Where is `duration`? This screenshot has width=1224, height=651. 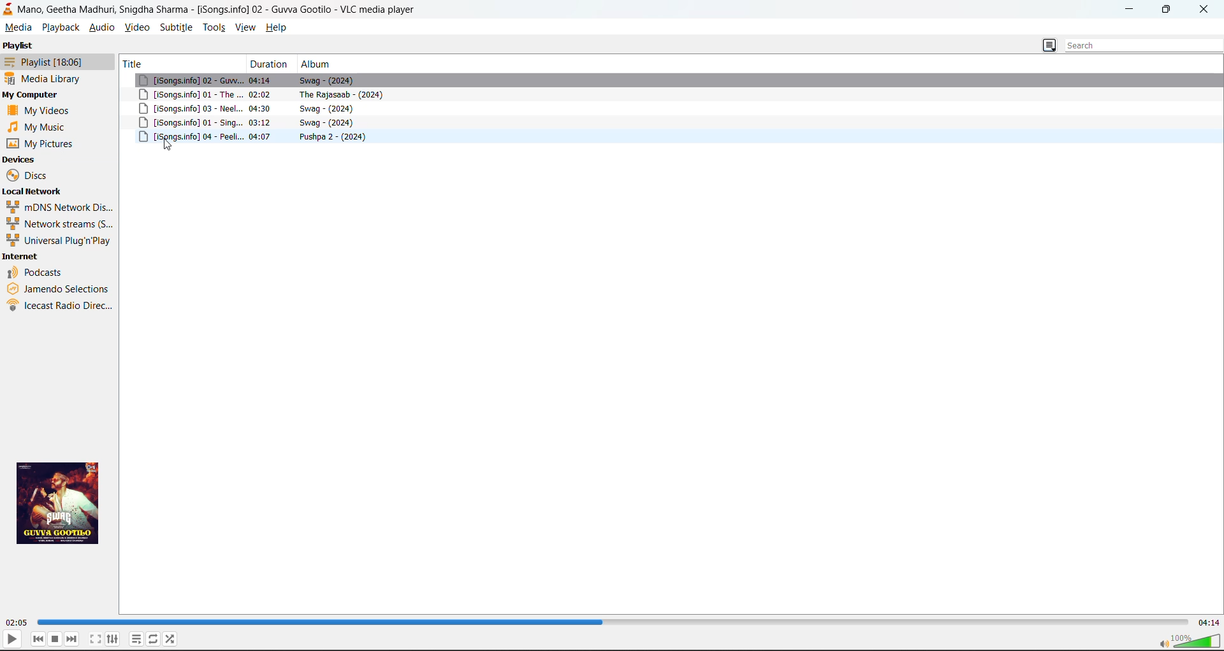 duration is located at coordinates (270, 64).